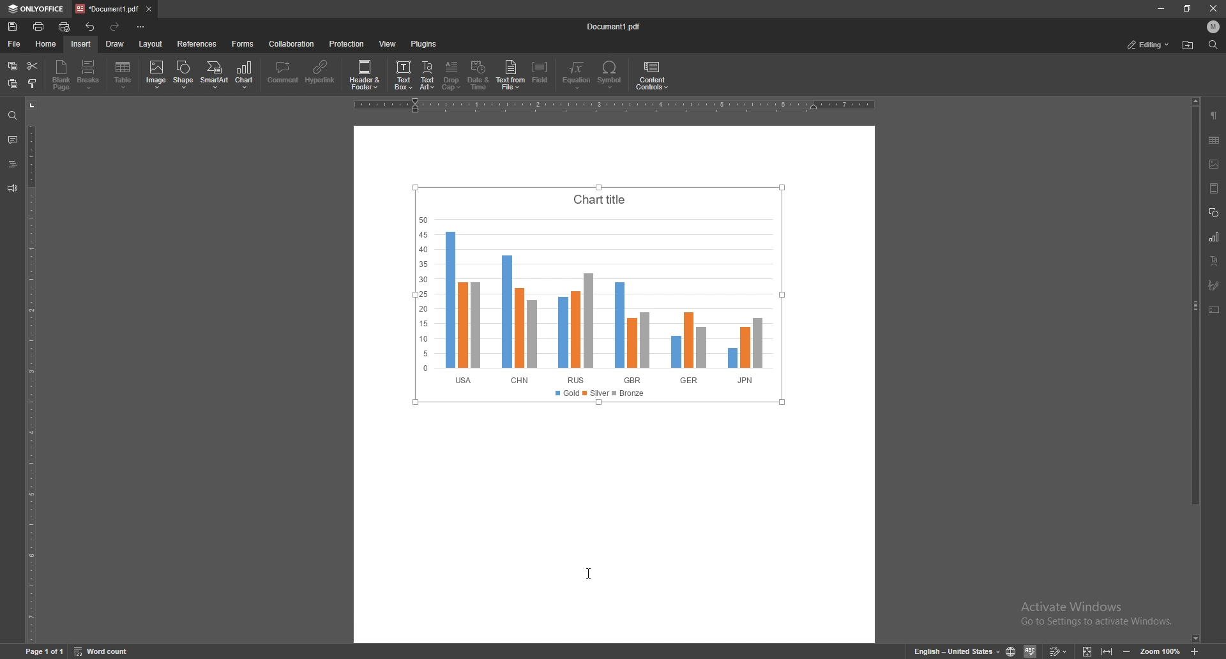 The image size is (1226, 659). I want to click on paragraph, so click(1216, 114).